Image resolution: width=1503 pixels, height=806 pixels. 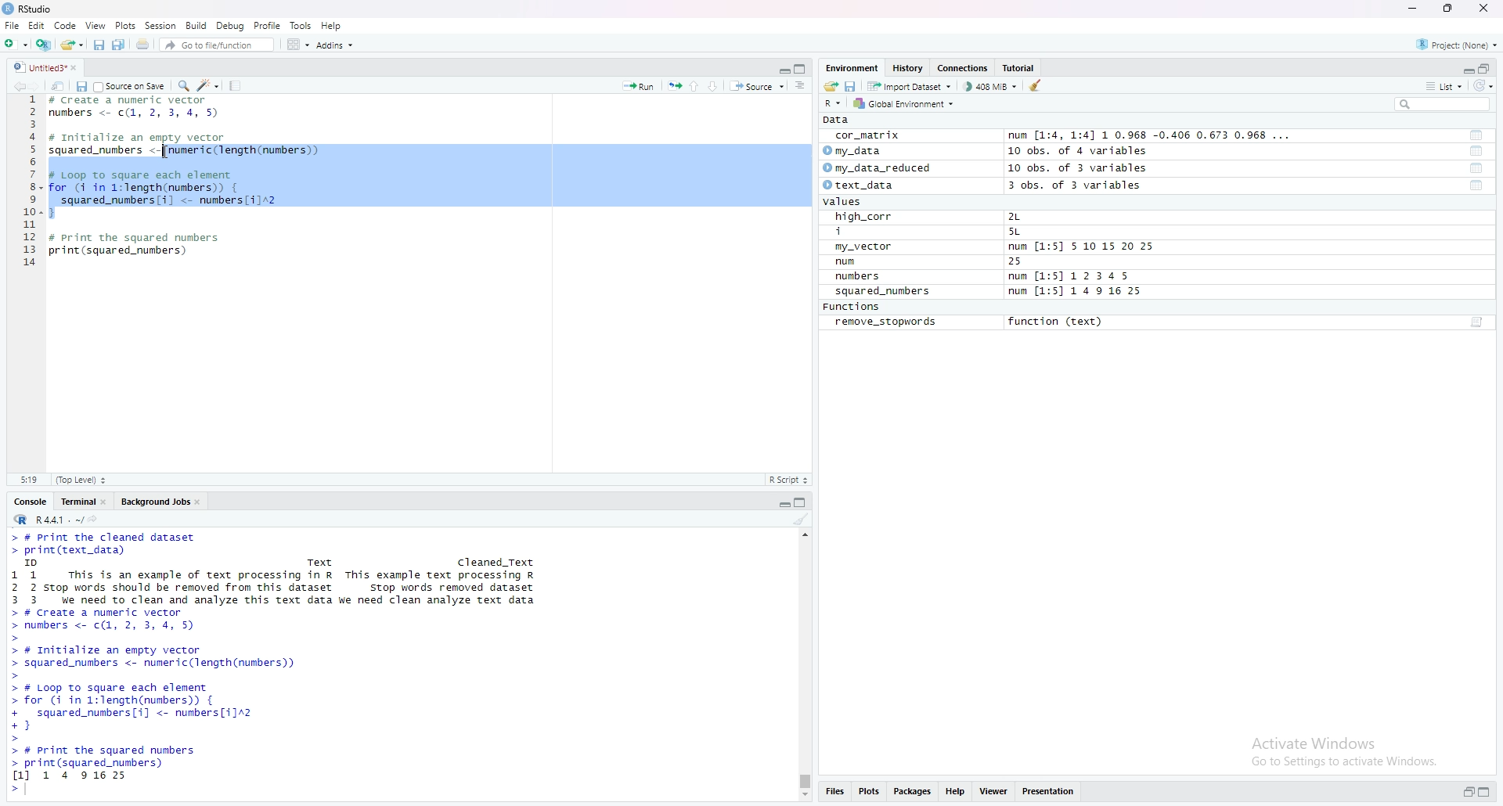 What do you see at coordinates (714, 85) in the screenshot?
I see `down` at bounding box center [714, 85].